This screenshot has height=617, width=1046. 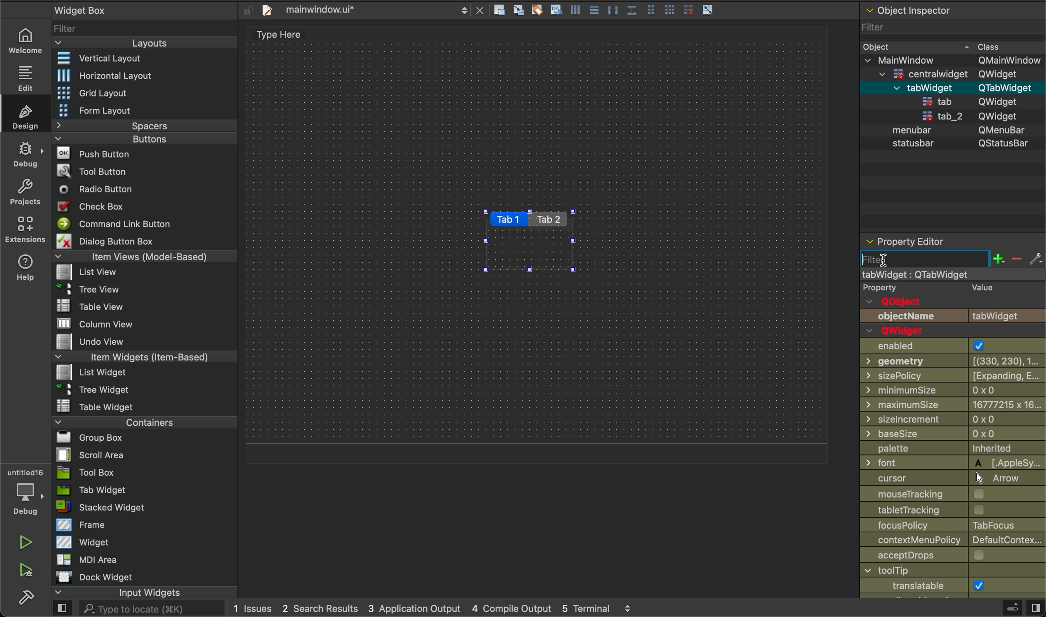 What do you see at coordinates (90, 435) in the screenshot?
I see `Bl Group Box` at bounding box center [90, 435].